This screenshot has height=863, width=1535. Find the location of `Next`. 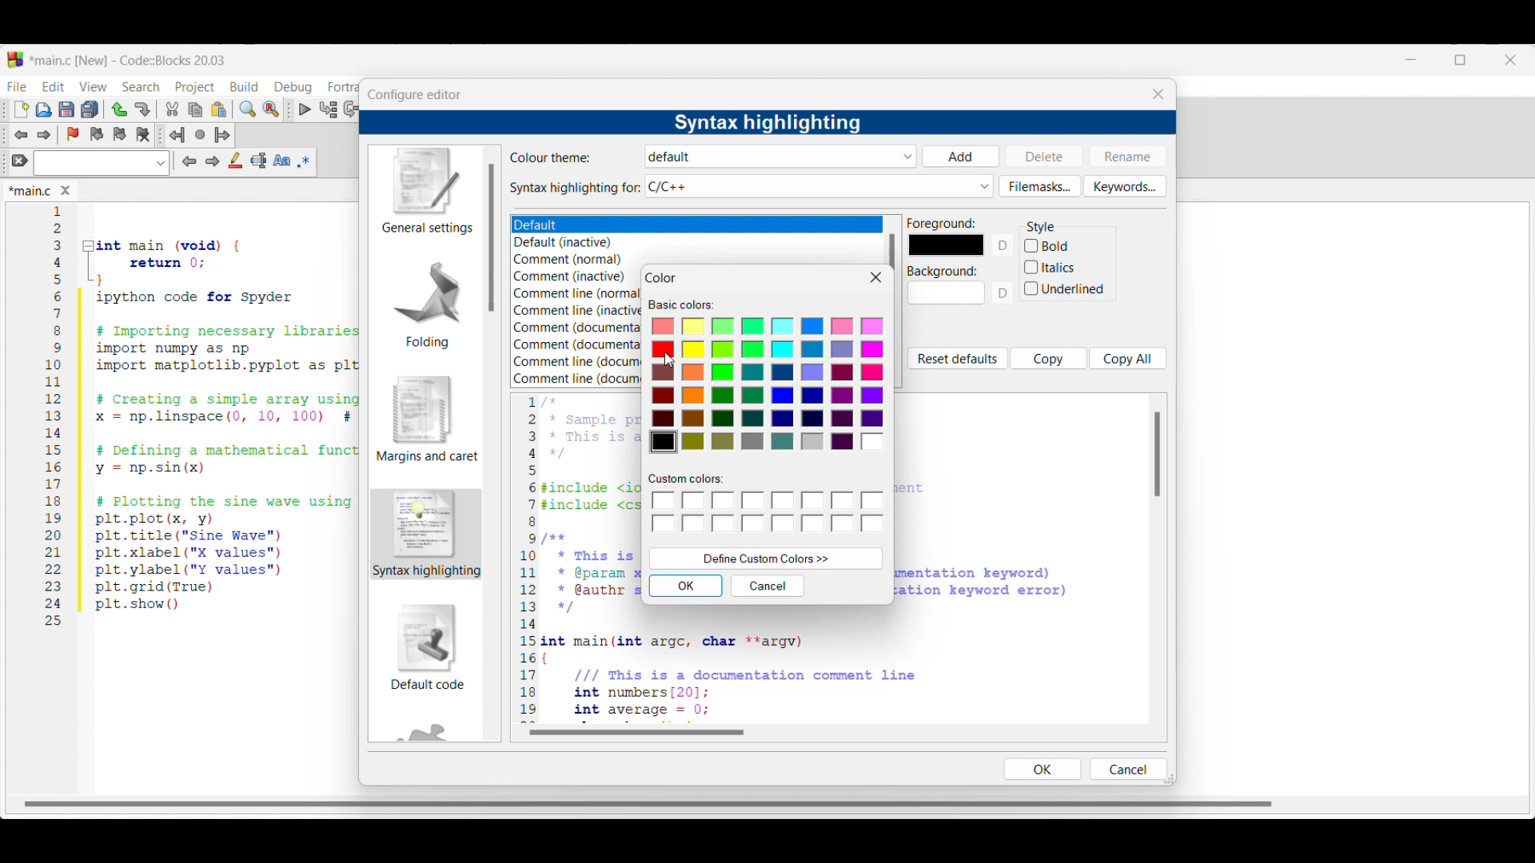

Next is located at coordinates (212, 161).